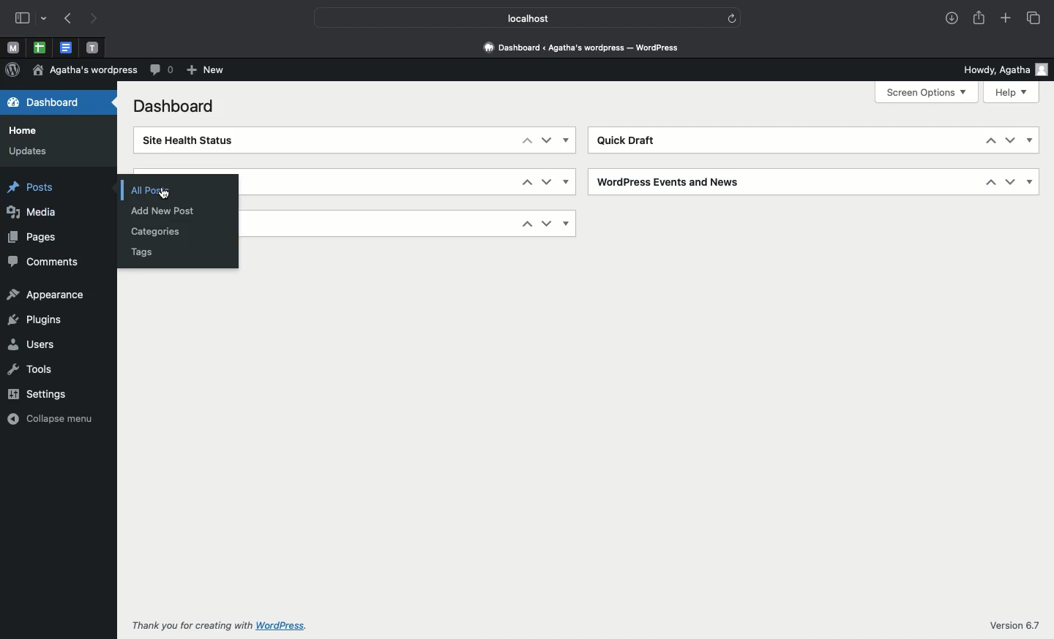  I want to click on Settings, so click(38, 393).